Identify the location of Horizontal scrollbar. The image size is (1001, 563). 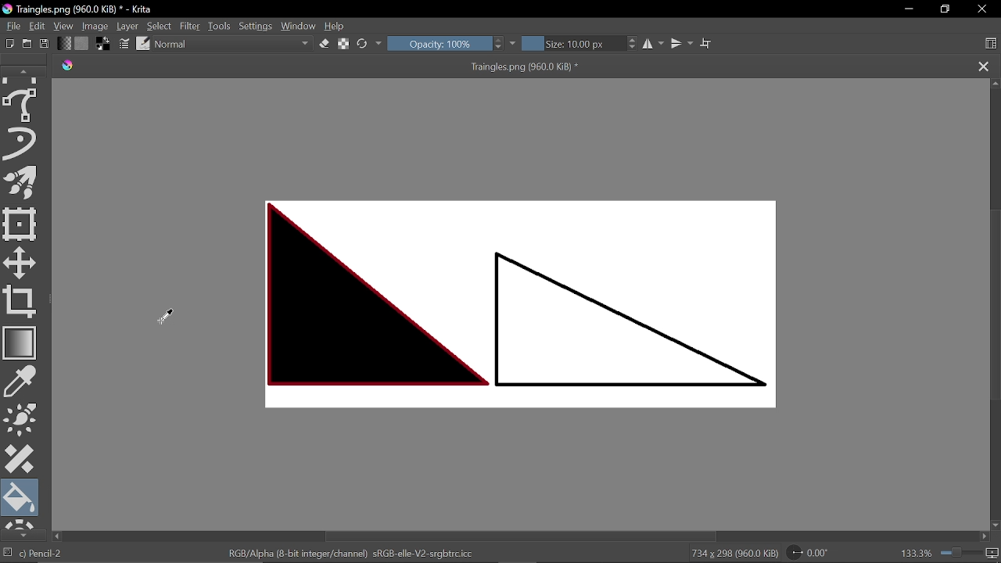
(516, 537).